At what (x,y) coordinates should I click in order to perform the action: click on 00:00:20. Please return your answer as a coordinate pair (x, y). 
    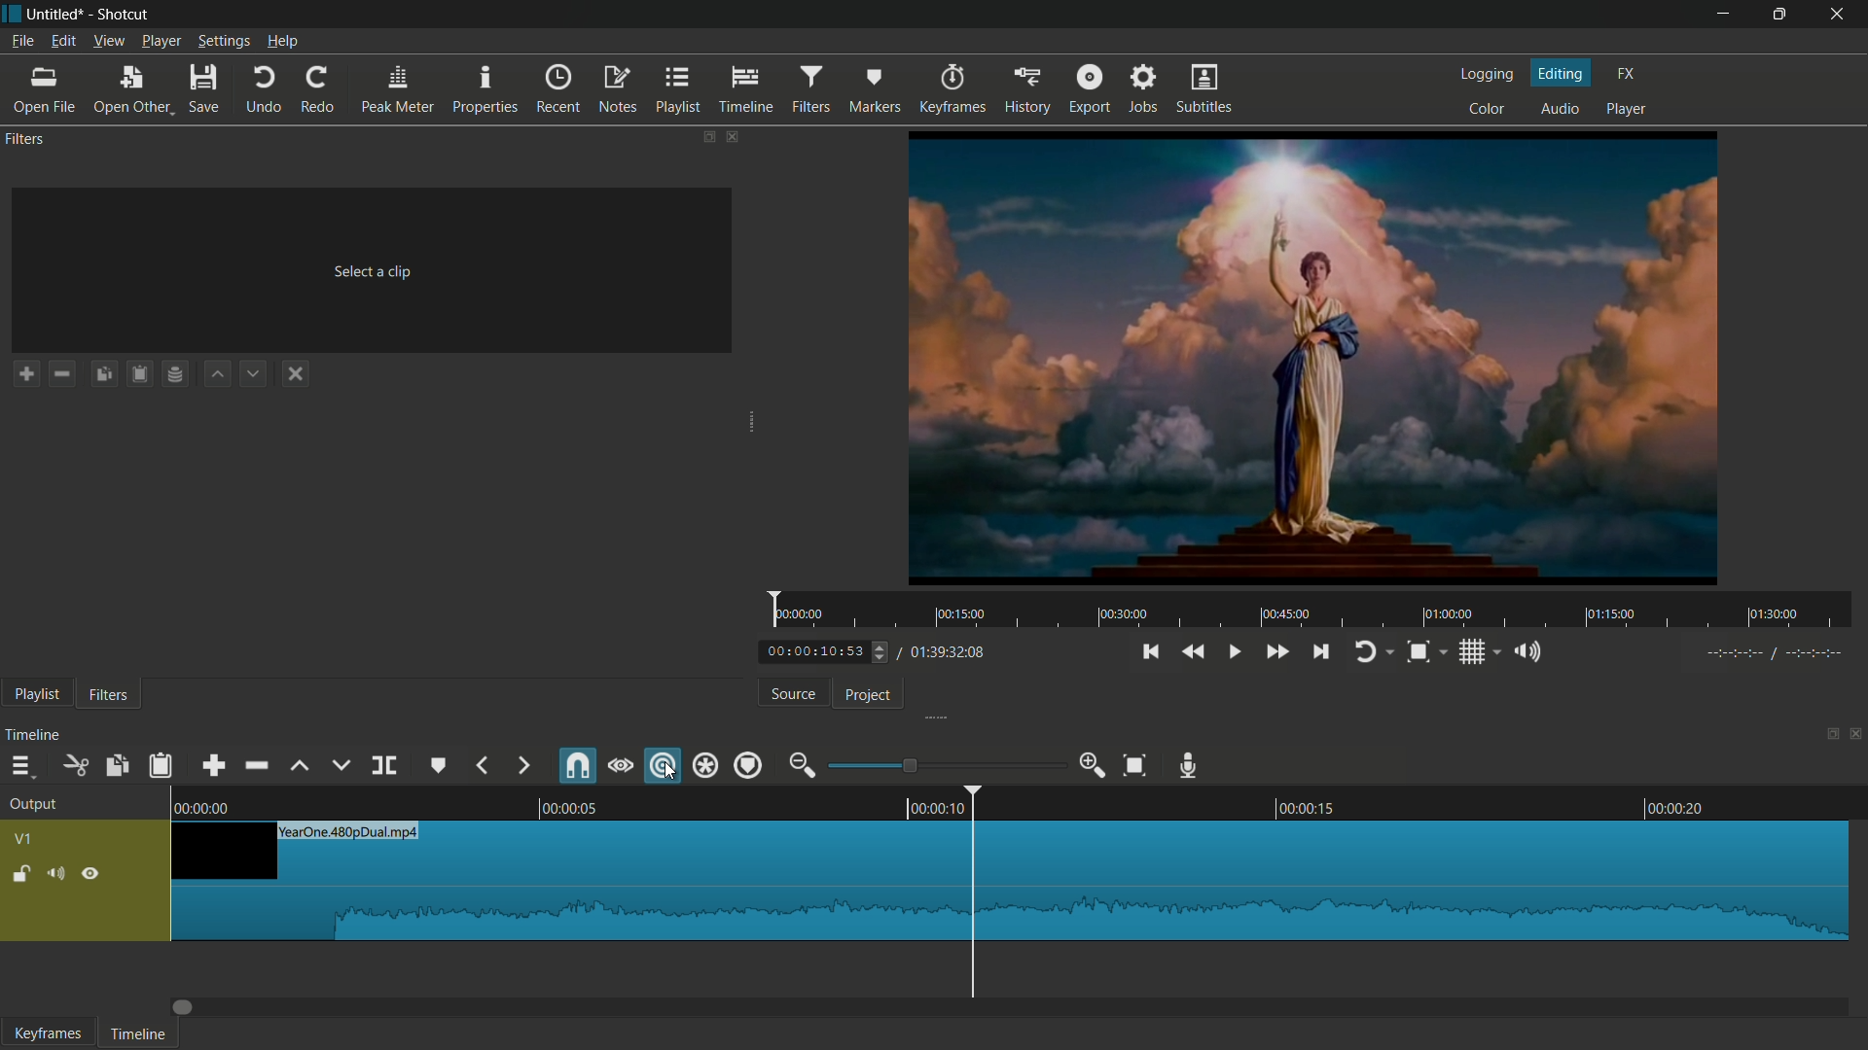
    Looking at the image, I should click on (1677, 806).